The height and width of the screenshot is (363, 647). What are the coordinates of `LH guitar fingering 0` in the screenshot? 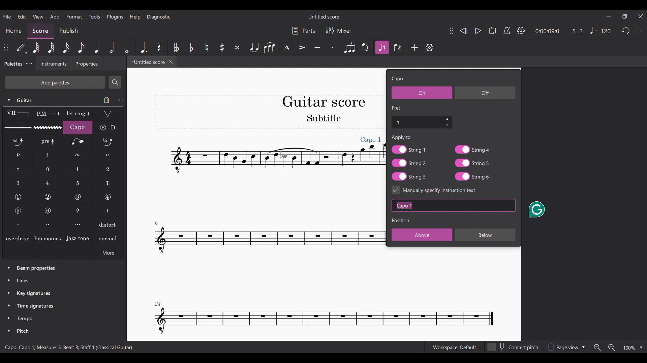 It's located at (48, 169).